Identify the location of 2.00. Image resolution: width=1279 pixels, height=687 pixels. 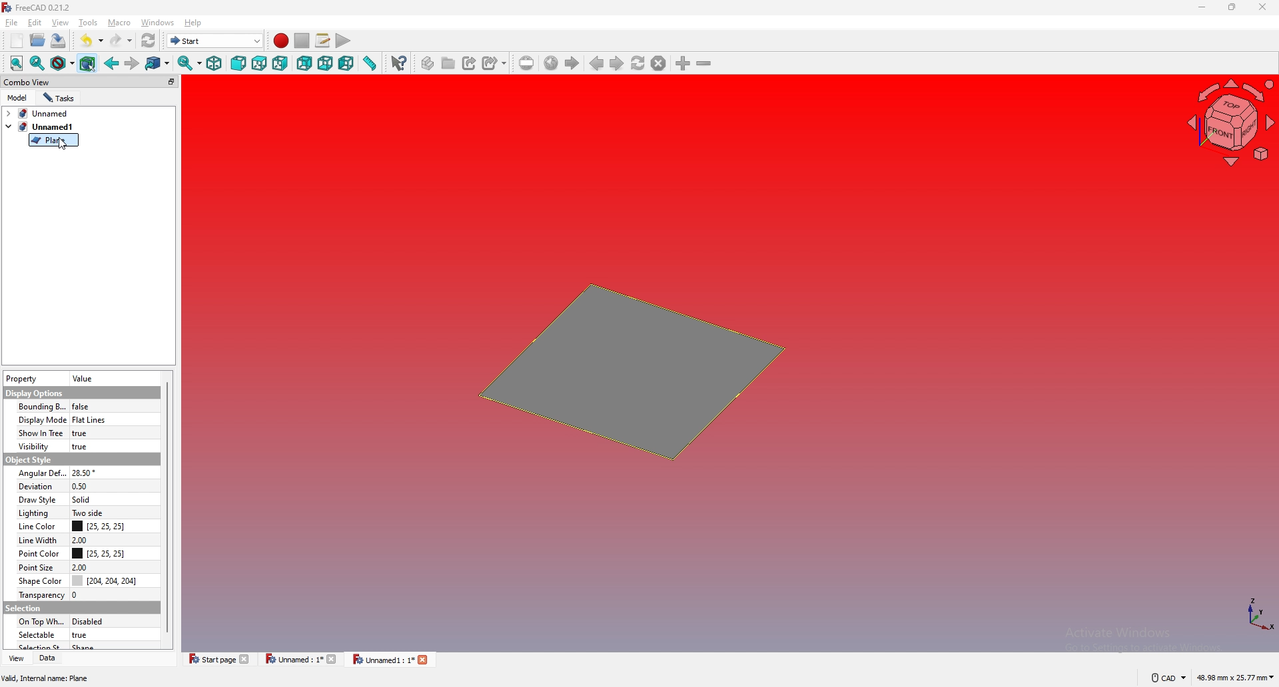
(83, 540).